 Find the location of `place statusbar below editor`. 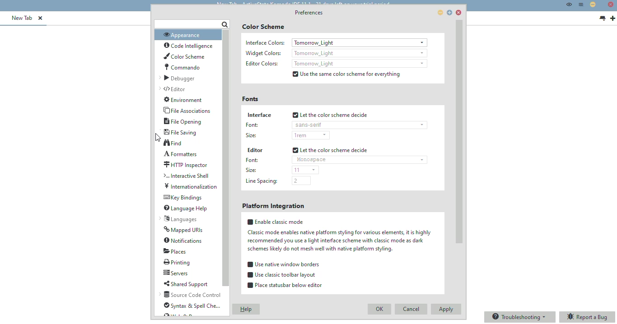

place statusbar below editor is located at coordinates (285, 285).